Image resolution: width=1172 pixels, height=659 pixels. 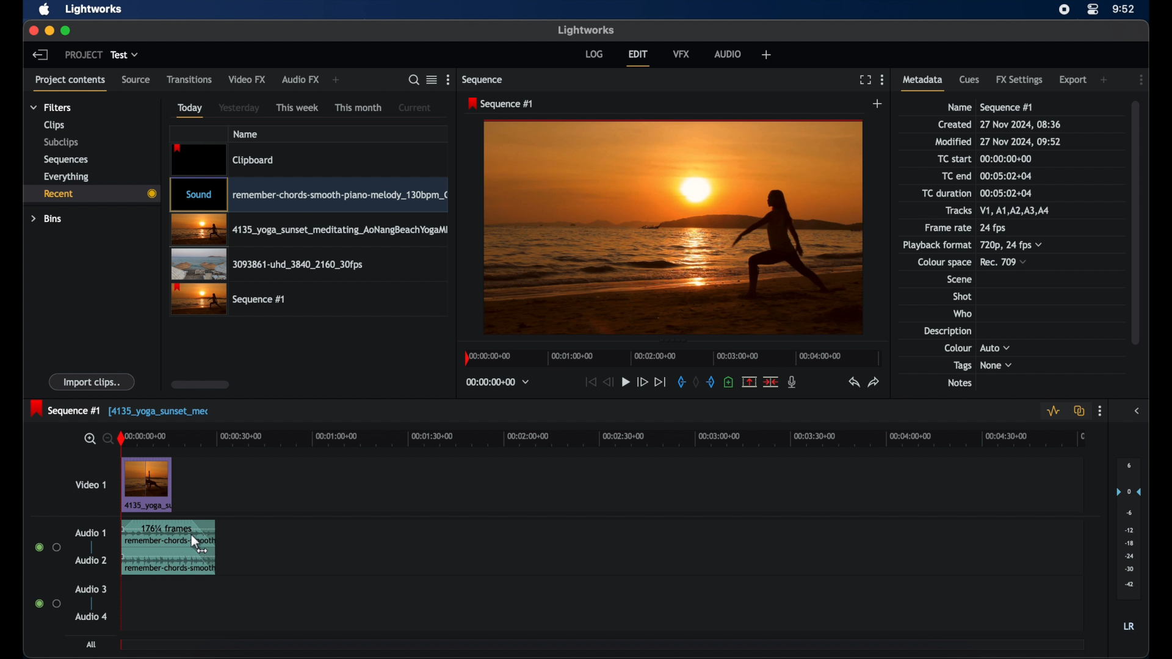 I want to click on tc end, so click(x=1007, y=176).